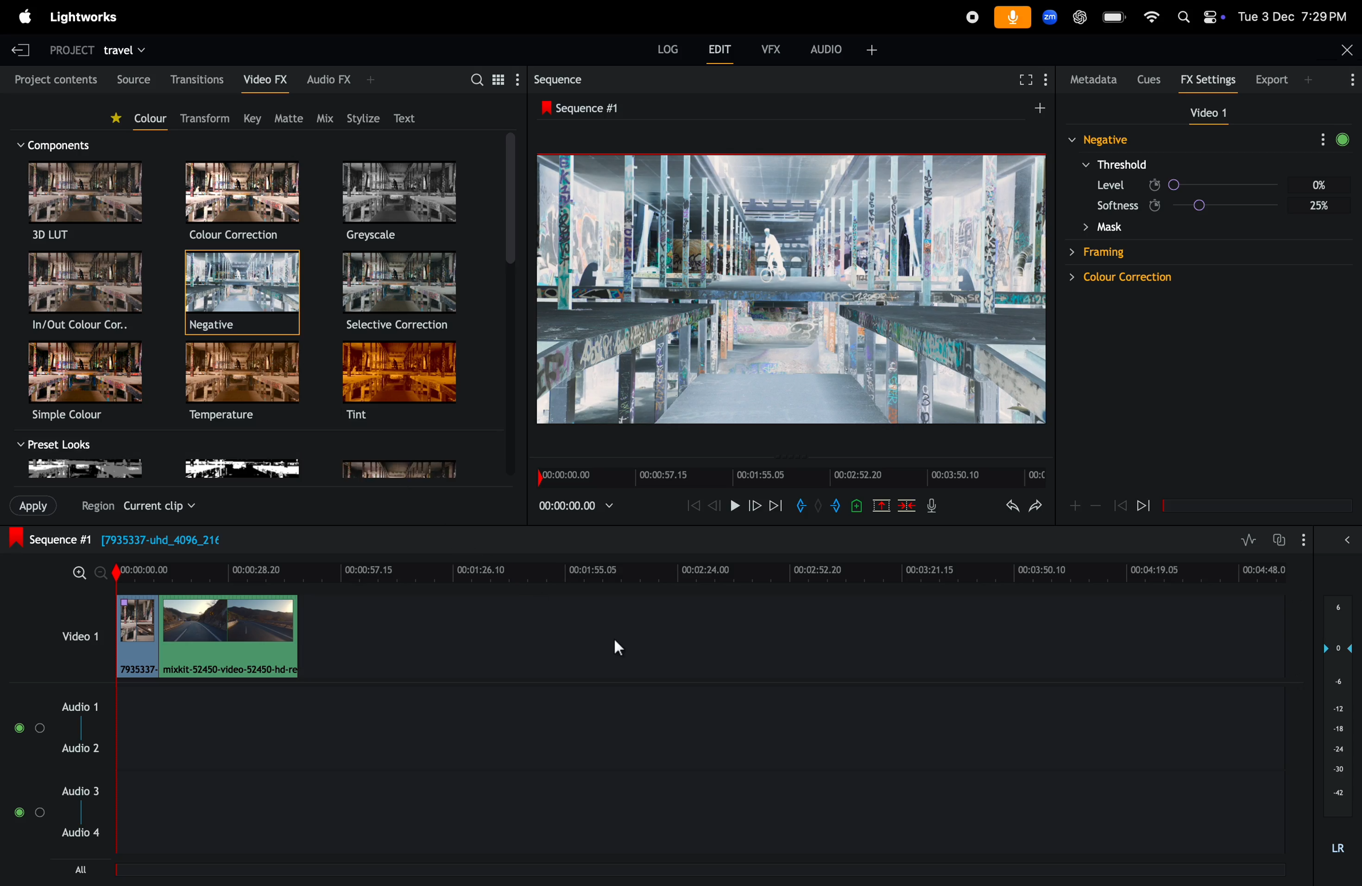 The height and width of the screenshot is (886, 1362). Describe the element at coordinates (715, 48) in the screenshot. I see `Edit` at that location.